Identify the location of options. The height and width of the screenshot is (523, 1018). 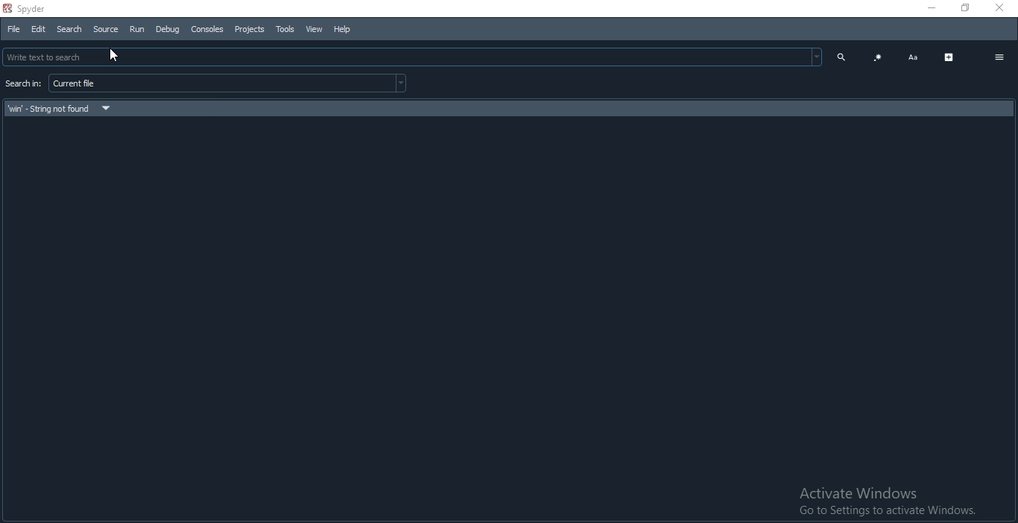
(999, 57).